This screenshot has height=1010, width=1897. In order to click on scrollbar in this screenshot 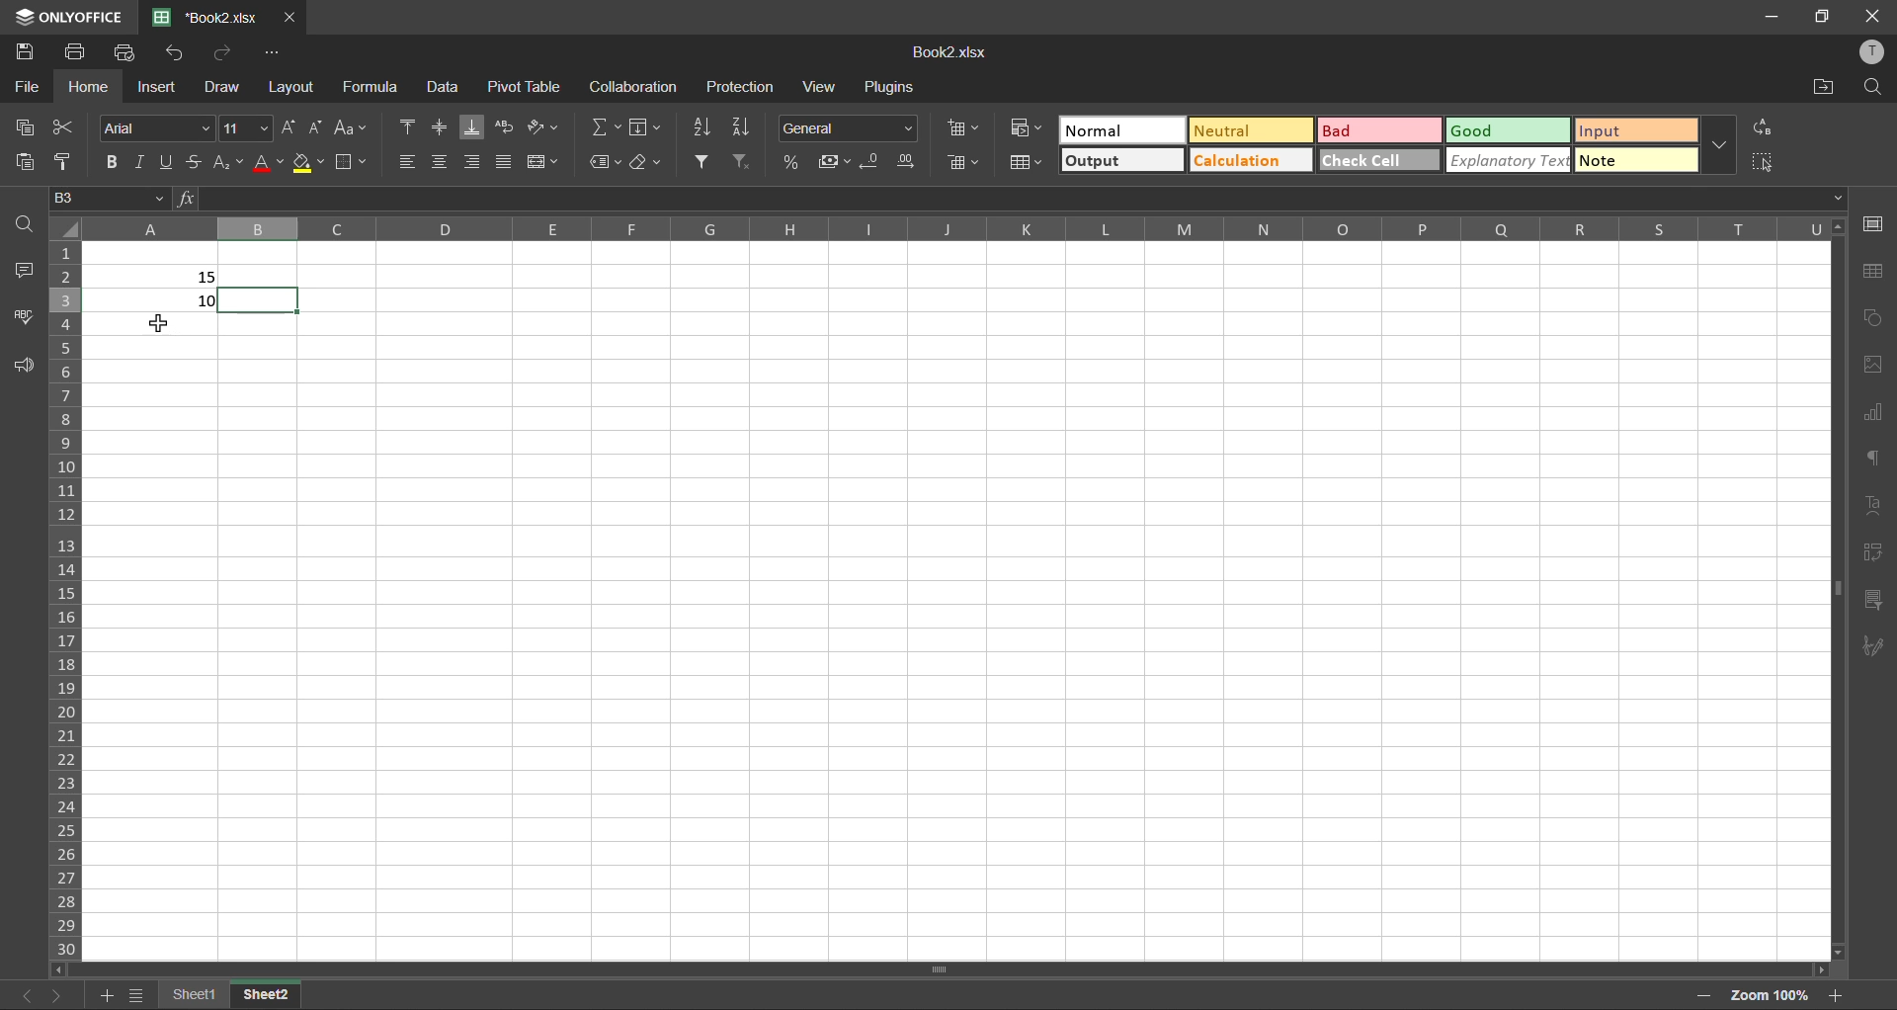, I will do `click(941, 969)`.